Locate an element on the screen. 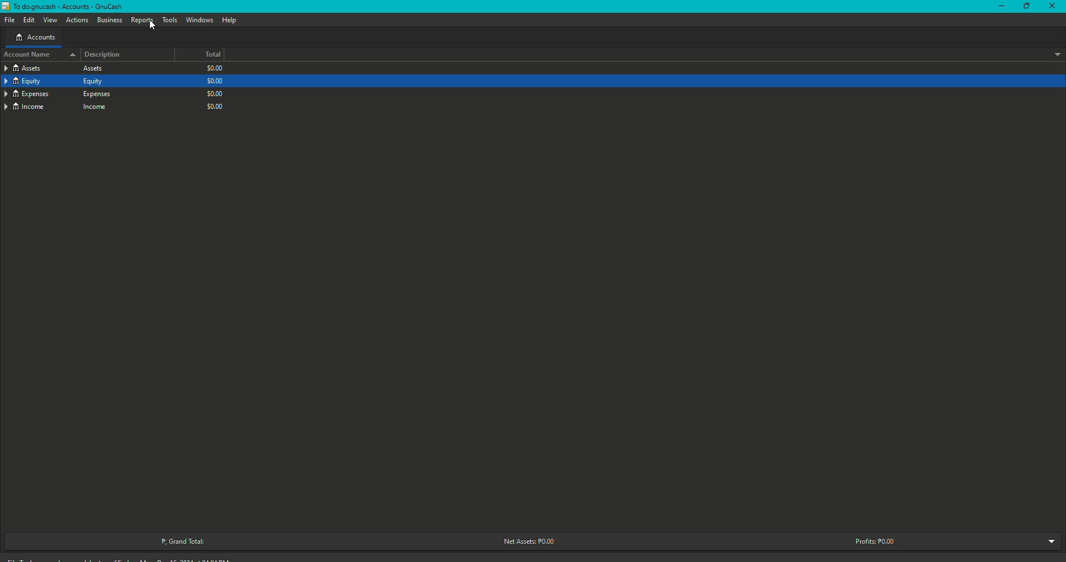 The width and height of the screenshot is (1066, 562). Account name is located at coordinates (39, 54).